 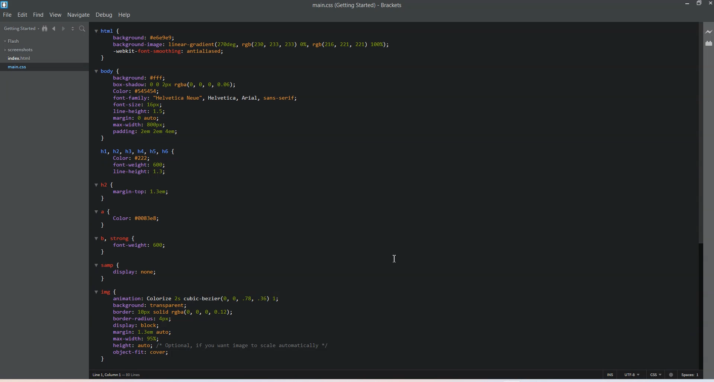 I want to click on main.css(getting started) - Brackets, so click(x=363, y=6).